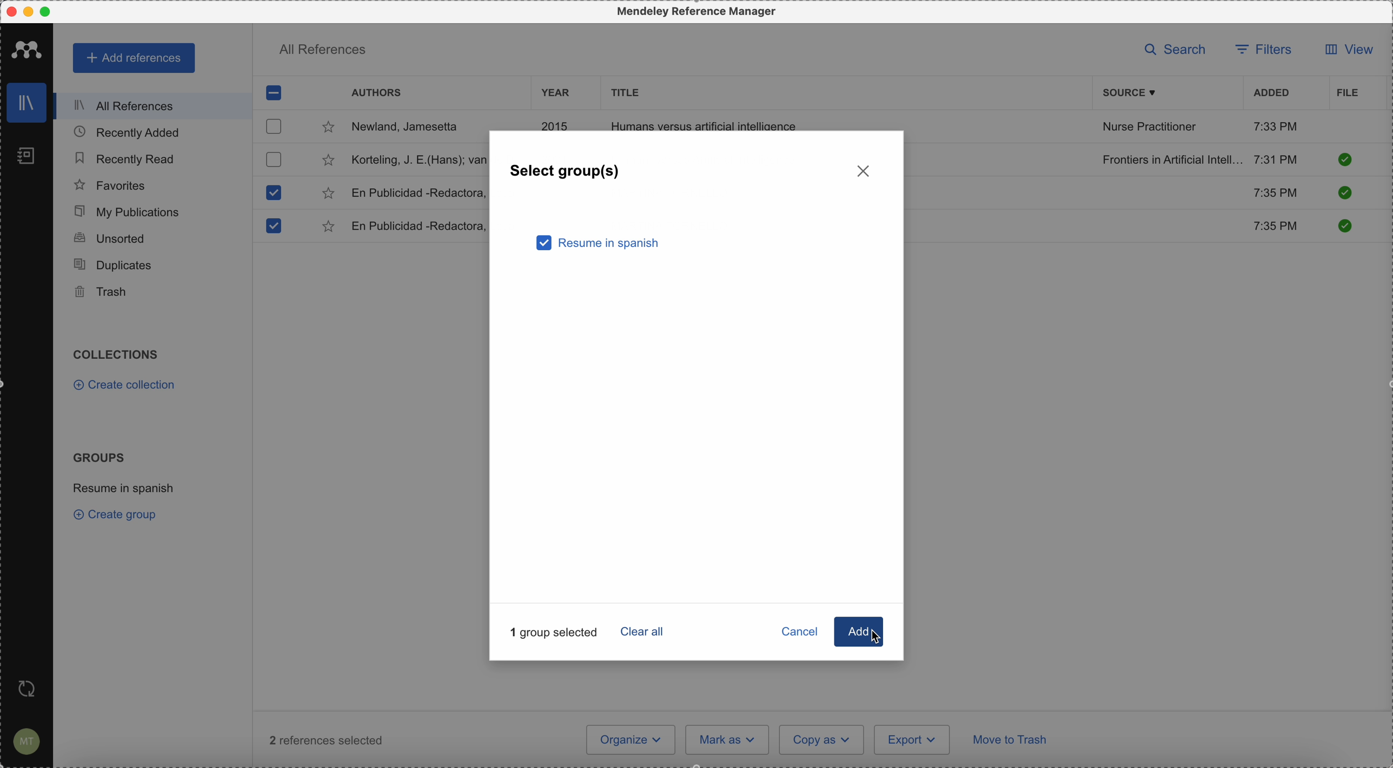  What do you see at coordinates (327, 740) in the screenshot?
I see `2 reference selected` at bounding box center [327, 740].